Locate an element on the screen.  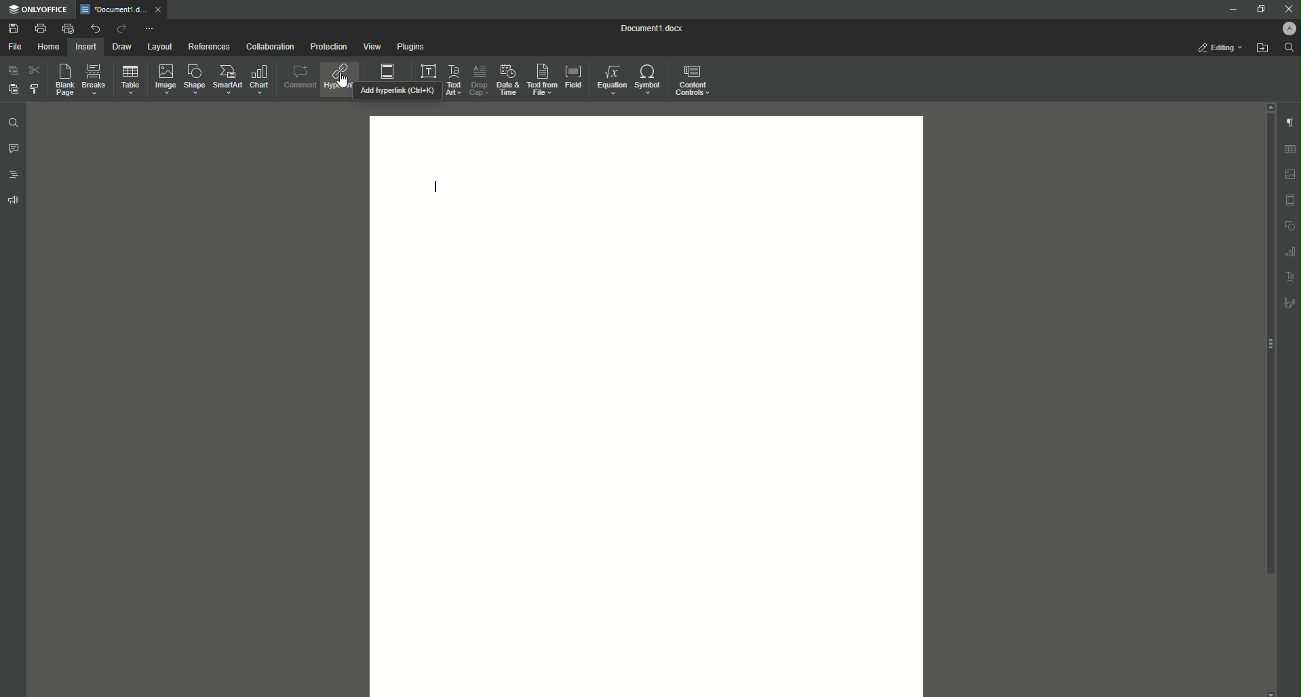
Imgae settings is located at coordinates (1291, 175).